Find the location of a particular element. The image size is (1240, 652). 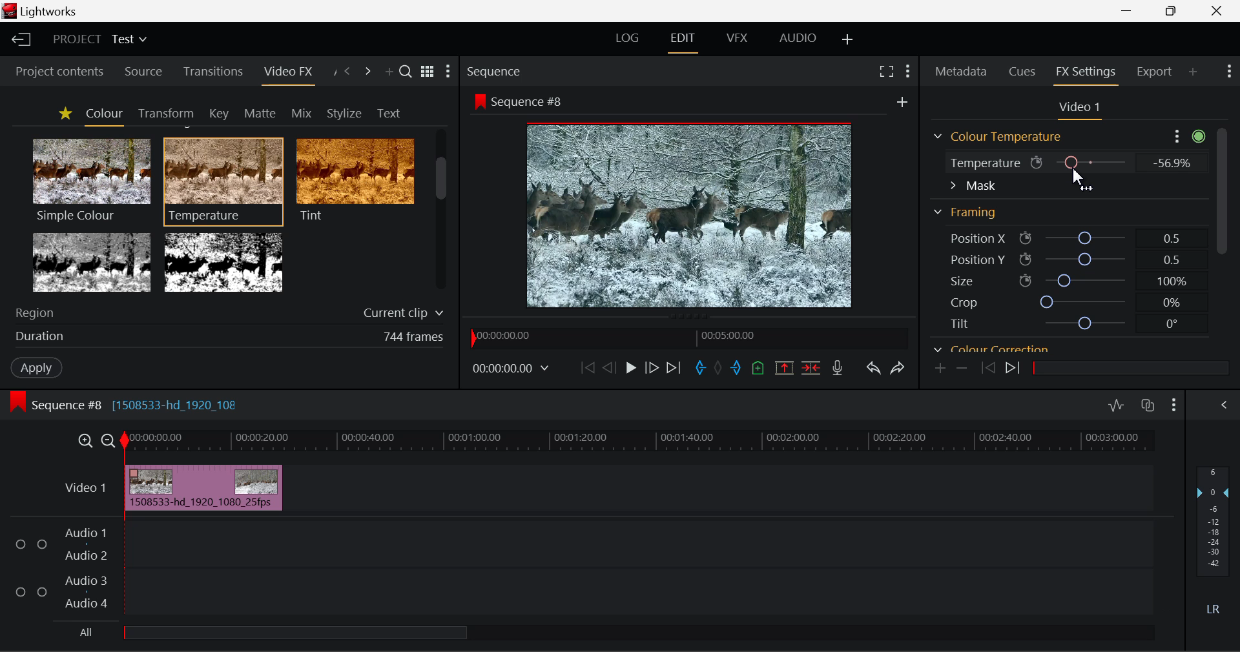

Sequence Preview Section is located at coordinates (496, 73).